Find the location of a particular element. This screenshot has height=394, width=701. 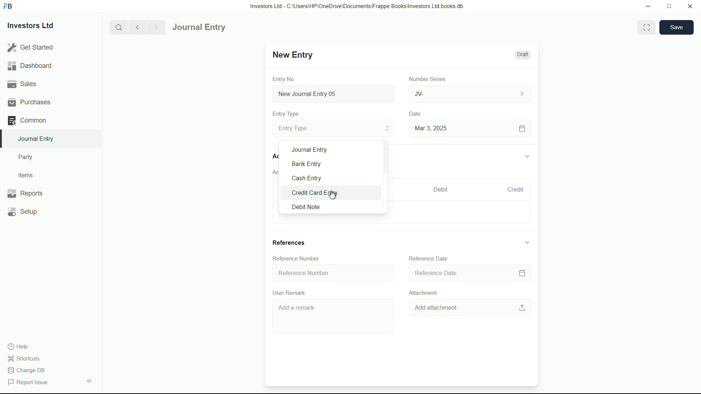

Reference Number is located at coordinates (332, 272).